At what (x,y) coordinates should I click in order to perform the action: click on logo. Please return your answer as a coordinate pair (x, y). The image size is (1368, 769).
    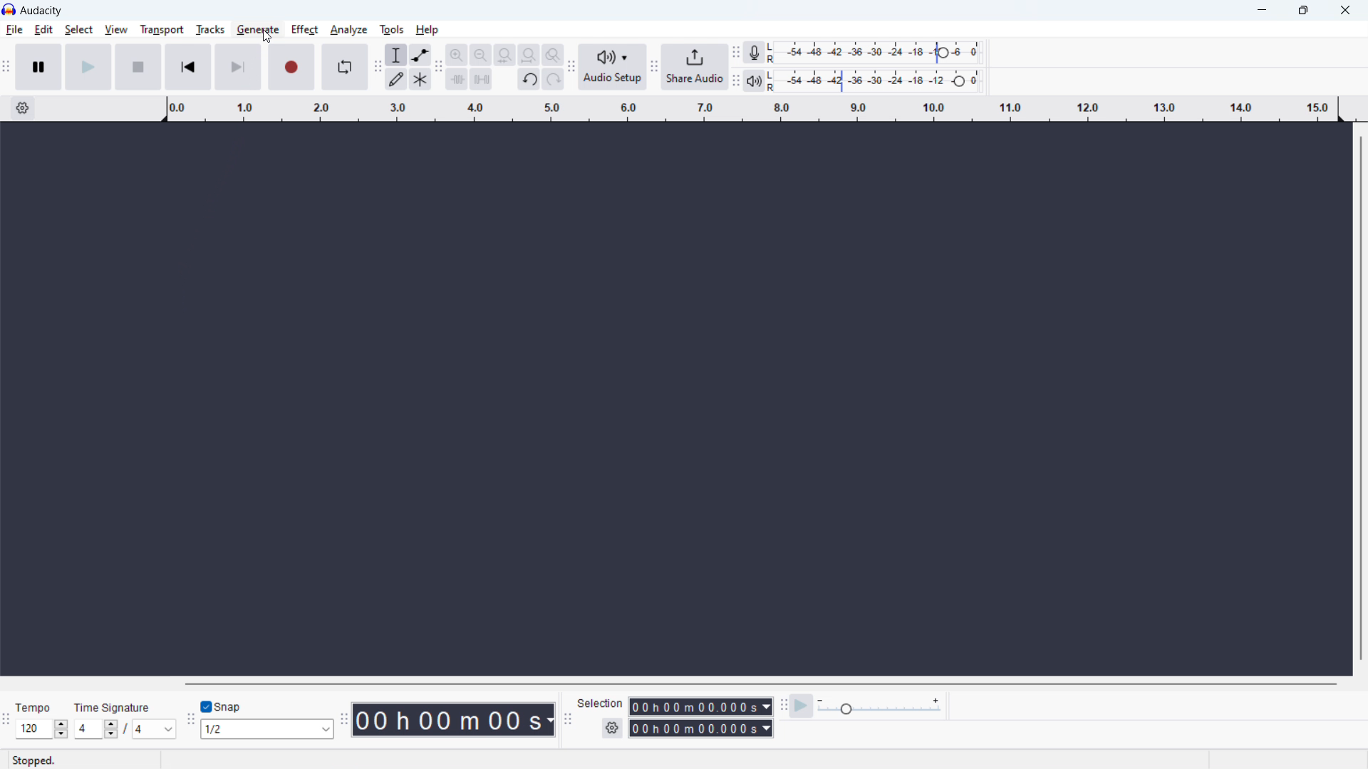
    Looking at the image, I should click on (9, 10).